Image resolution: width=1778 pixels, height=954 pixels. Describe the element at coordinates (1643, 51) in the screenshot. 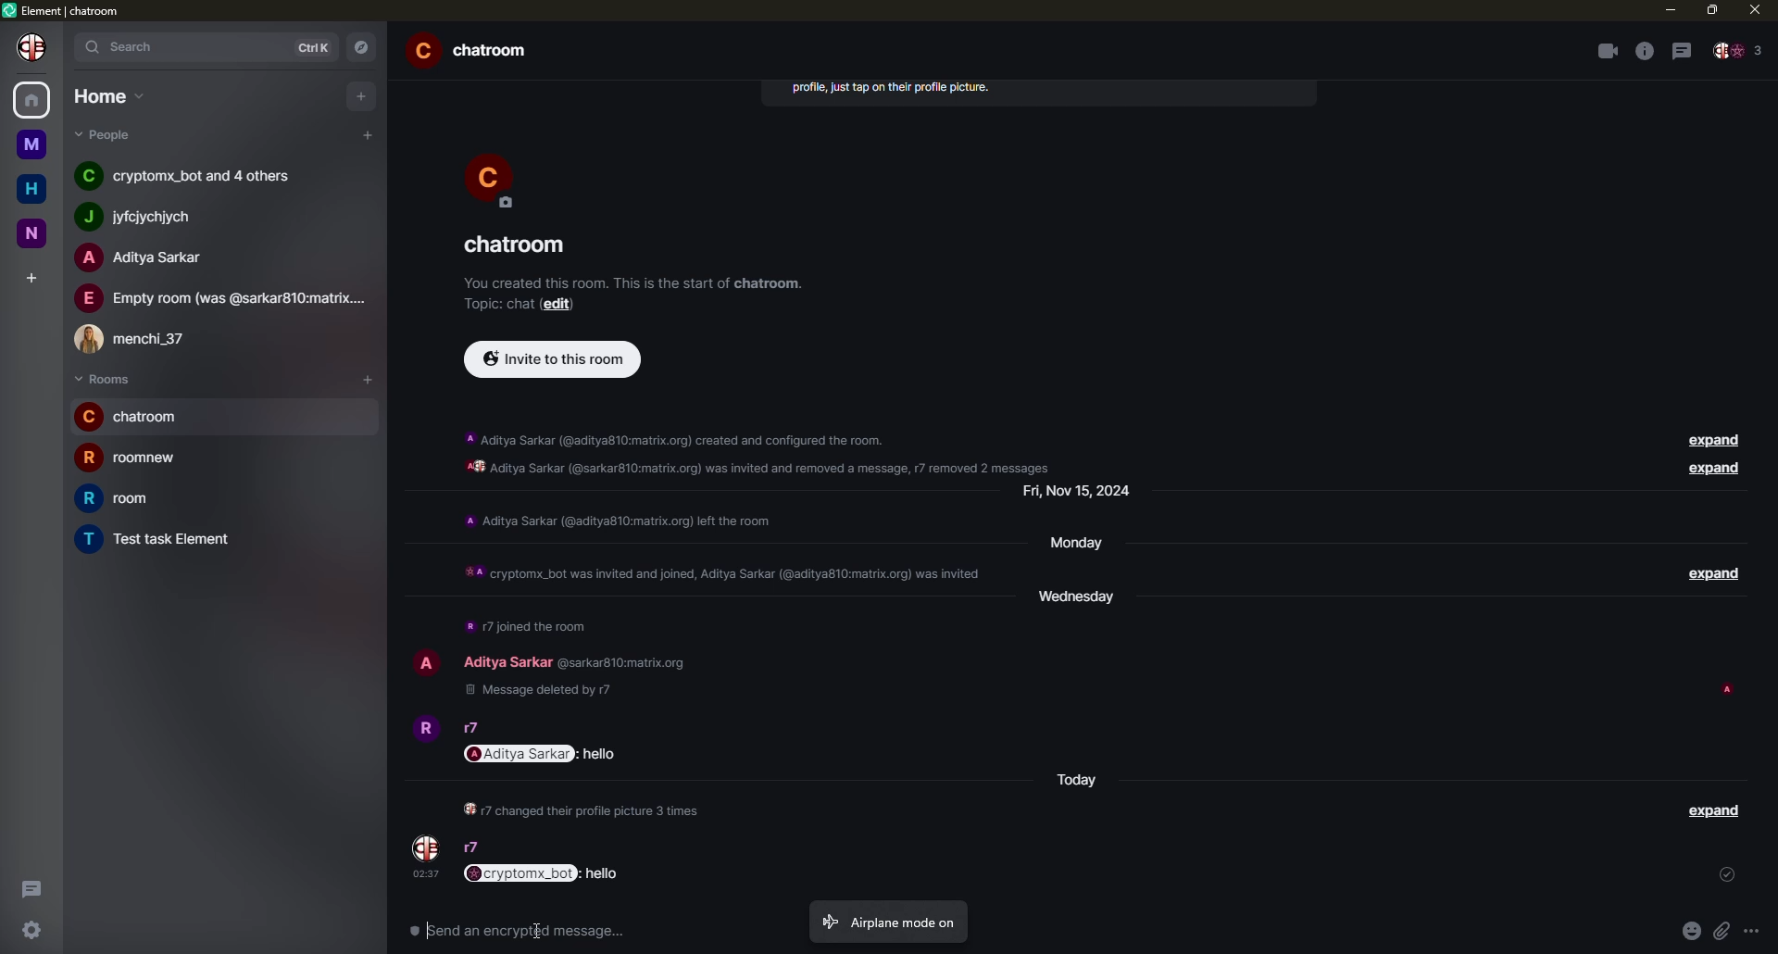

I see `info` at that location.